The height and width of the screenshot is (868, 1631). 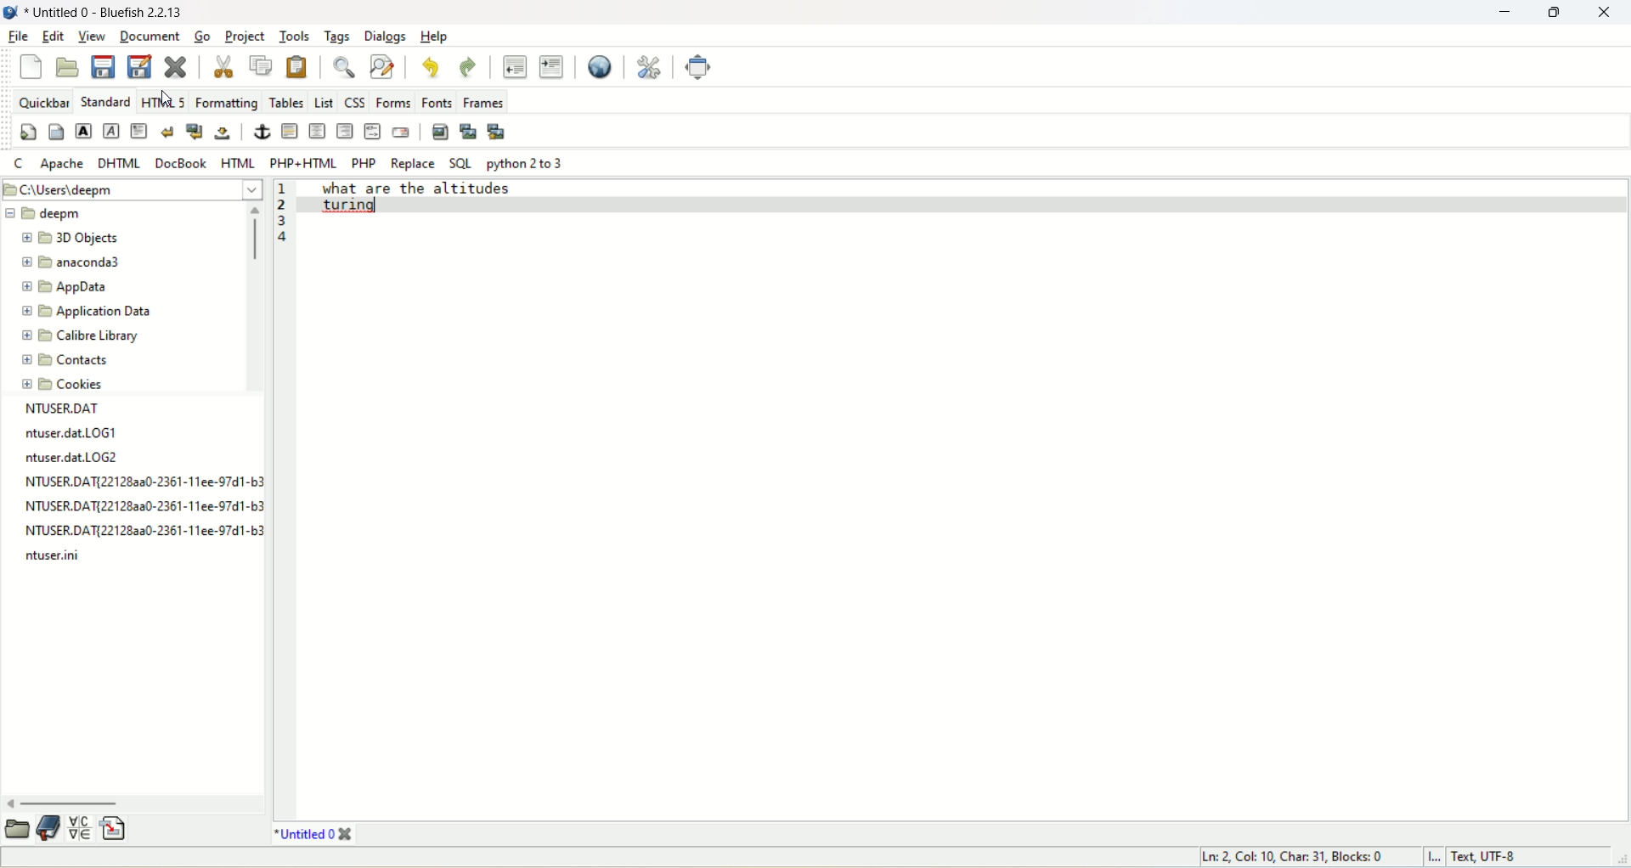 I want to click on cookies, so click(x=65, y=384).